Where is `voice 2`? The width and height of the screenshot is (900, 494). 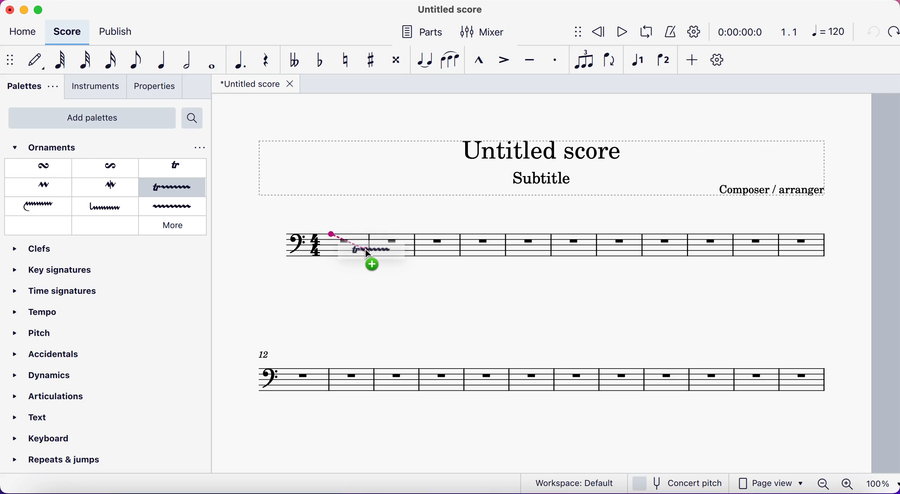 voice 2 is located at coordinates (663, 61).